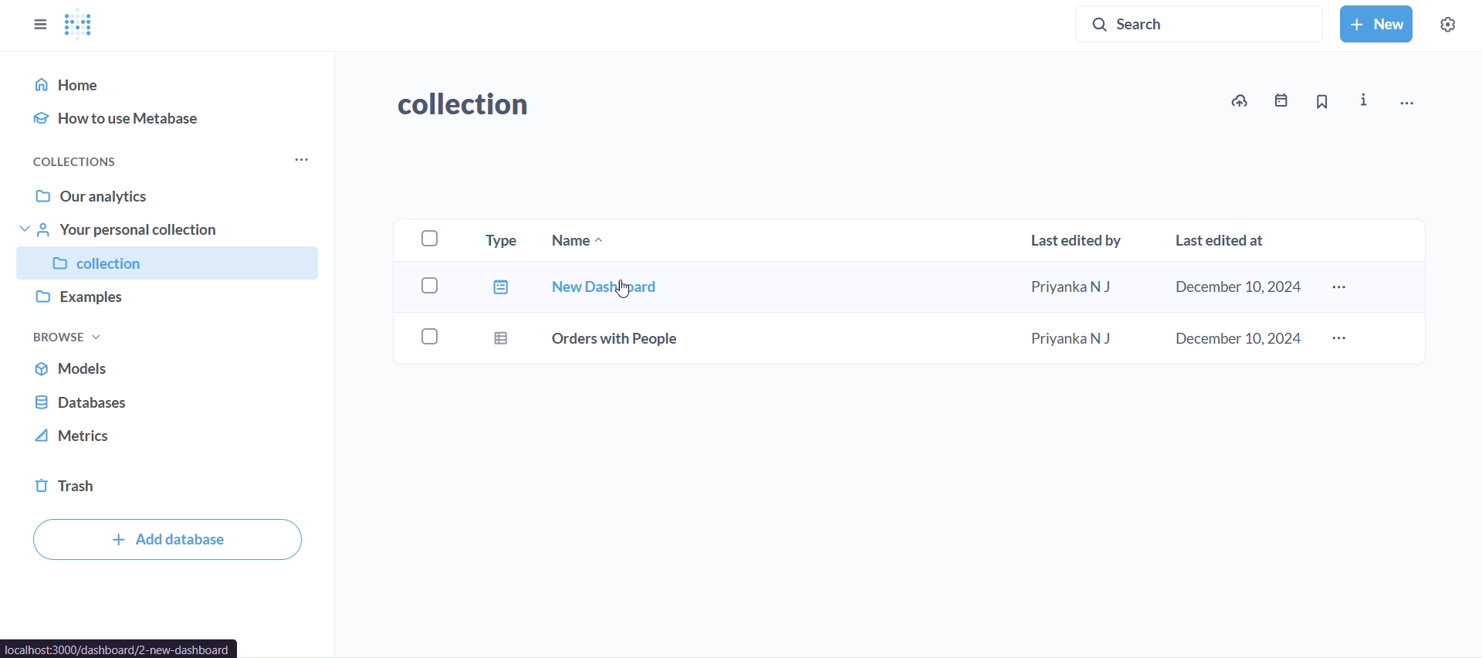  I want to click on name, so click(587, 242).